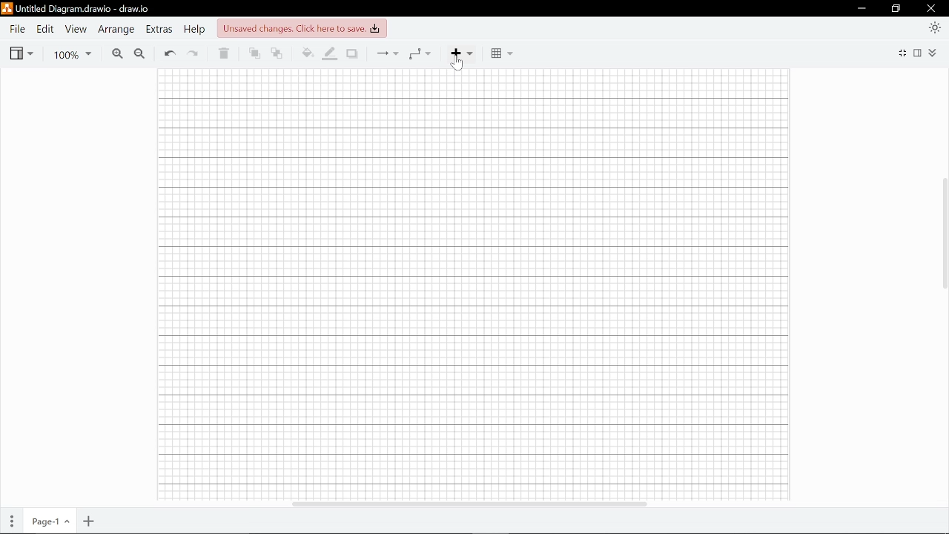  What do you see at coordinates (388, 53) in the screenshot?
I see `Connection` at bounding box center [388, 53].